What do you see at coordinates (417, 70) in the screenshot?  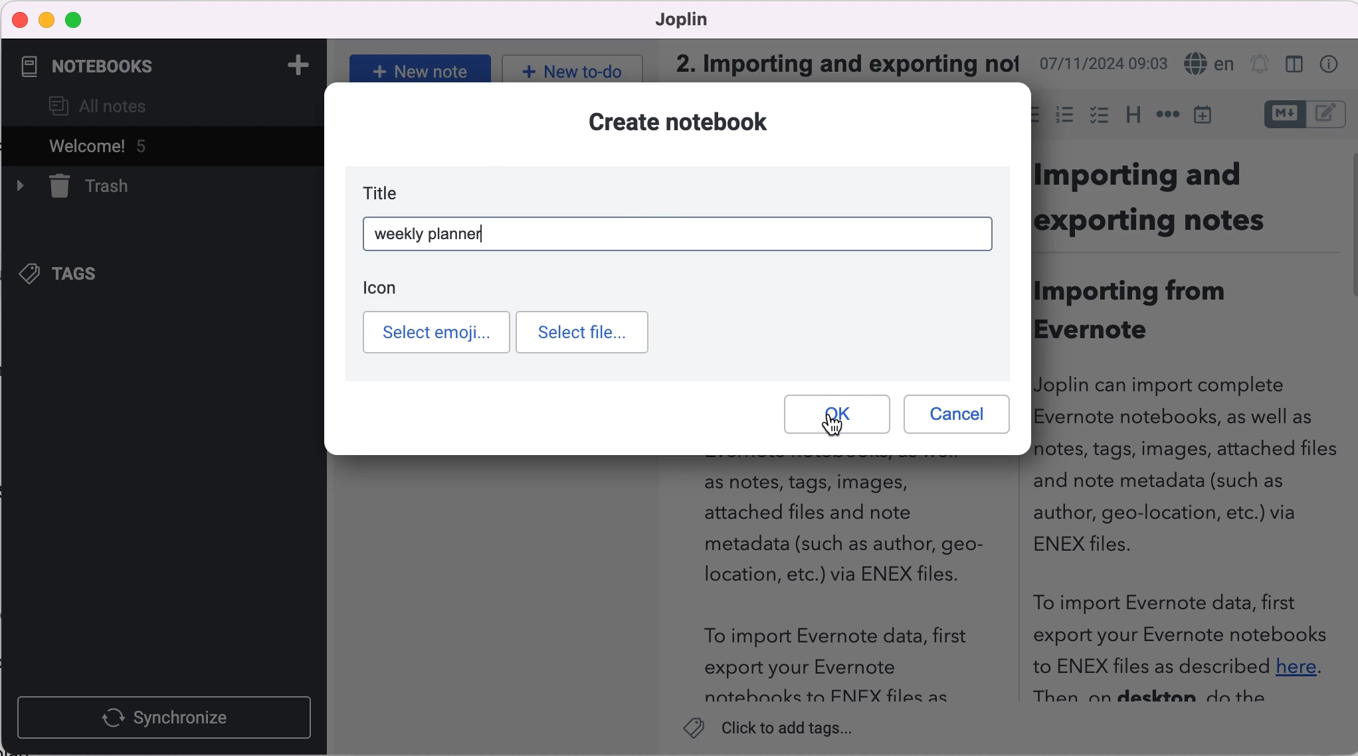 I see `New note` at bounding box center [417, 70].